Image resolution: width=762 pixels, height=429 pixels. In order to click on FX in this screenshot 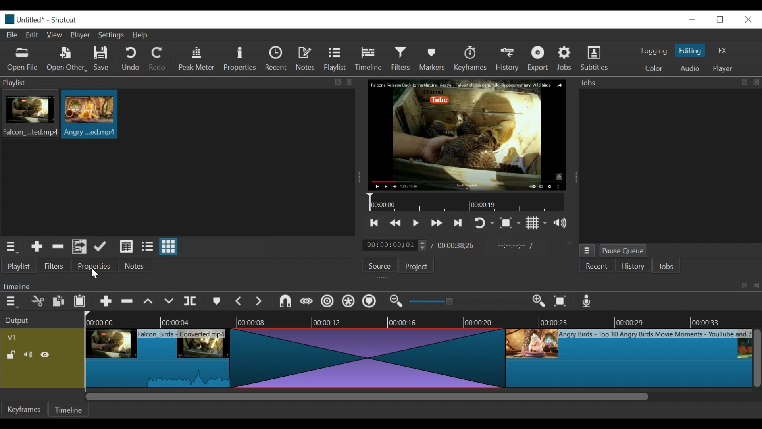, I will do `click(723, 51)`.